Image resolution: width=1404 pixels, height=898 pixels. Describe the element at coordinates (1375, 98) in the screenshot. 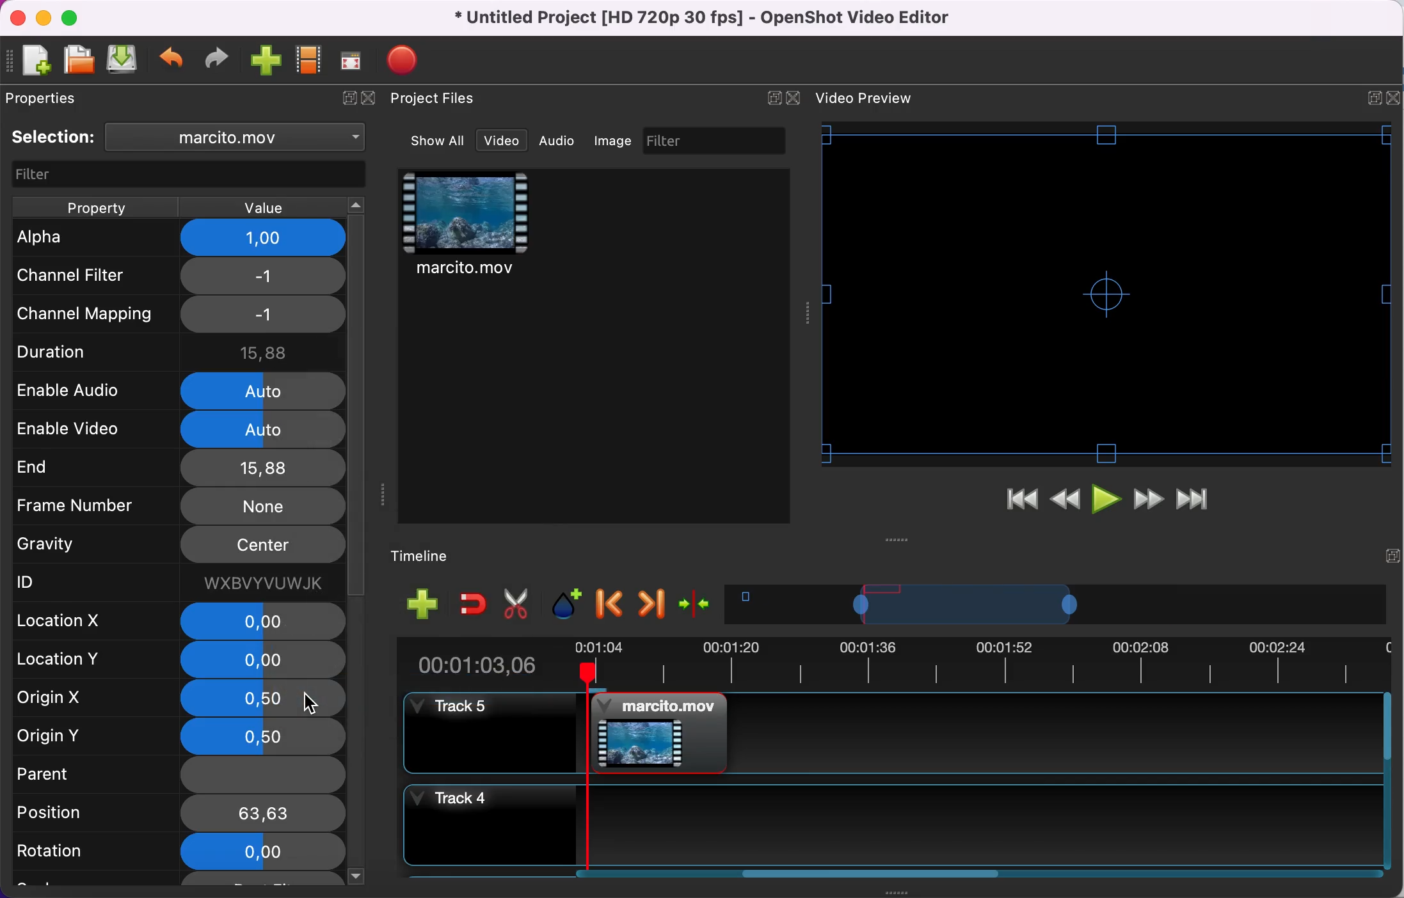

I see `Expand/Collapse` at that location.